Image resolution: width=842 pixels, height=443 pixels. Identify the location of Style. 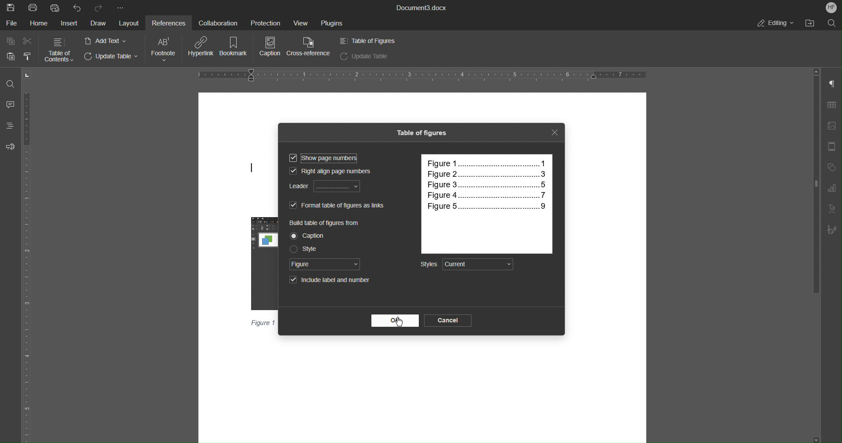
(467, 265).